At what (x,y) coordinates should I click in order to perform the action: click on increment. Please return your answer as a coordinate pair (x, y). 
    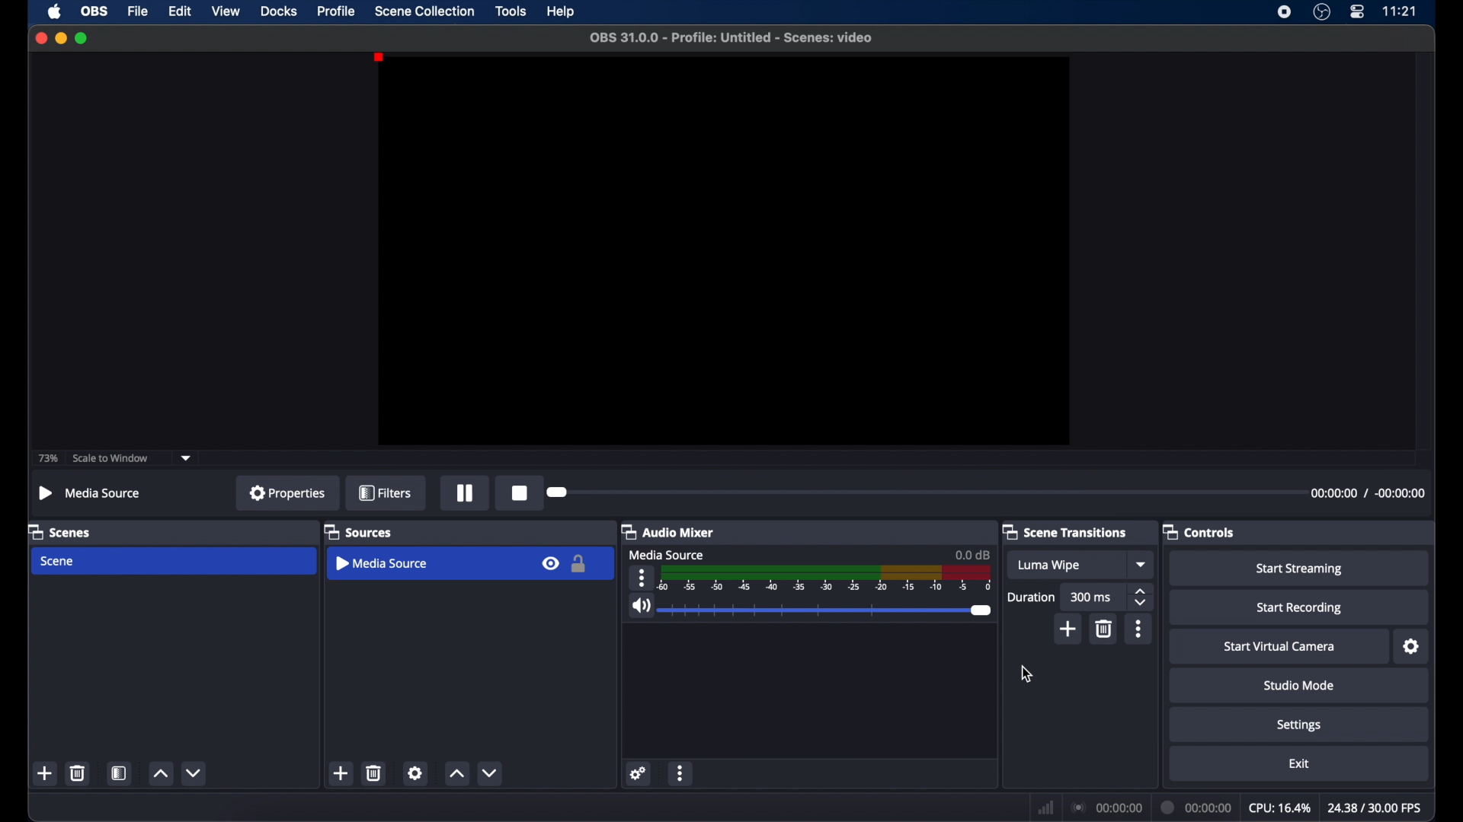
    Looking at the image, I should click on (456, 774).